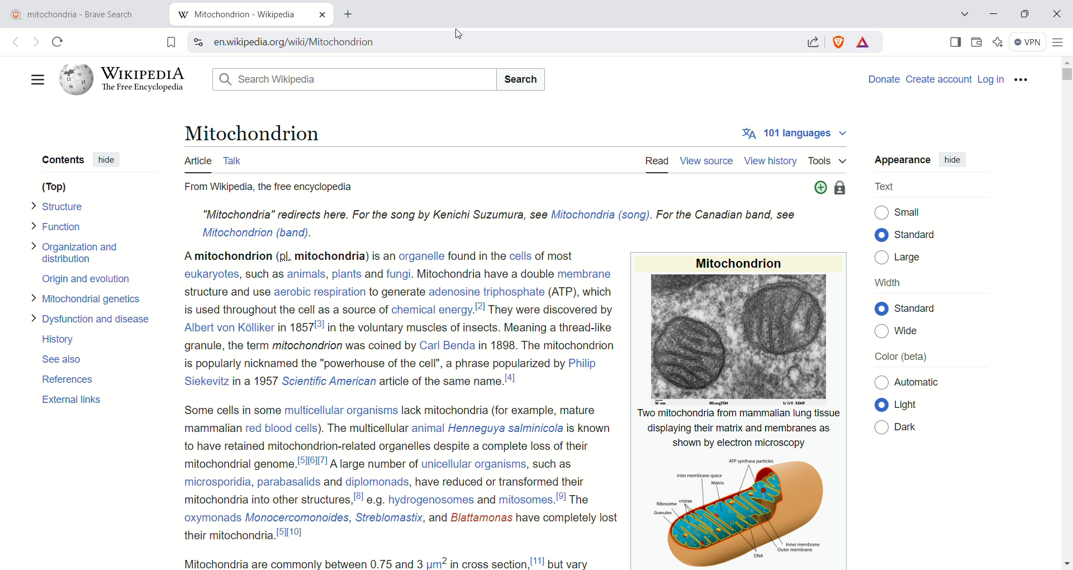 Image resolution: width=1073 pixels, height=570 pixels. I want to click on Toggle off, so click(880, 213).